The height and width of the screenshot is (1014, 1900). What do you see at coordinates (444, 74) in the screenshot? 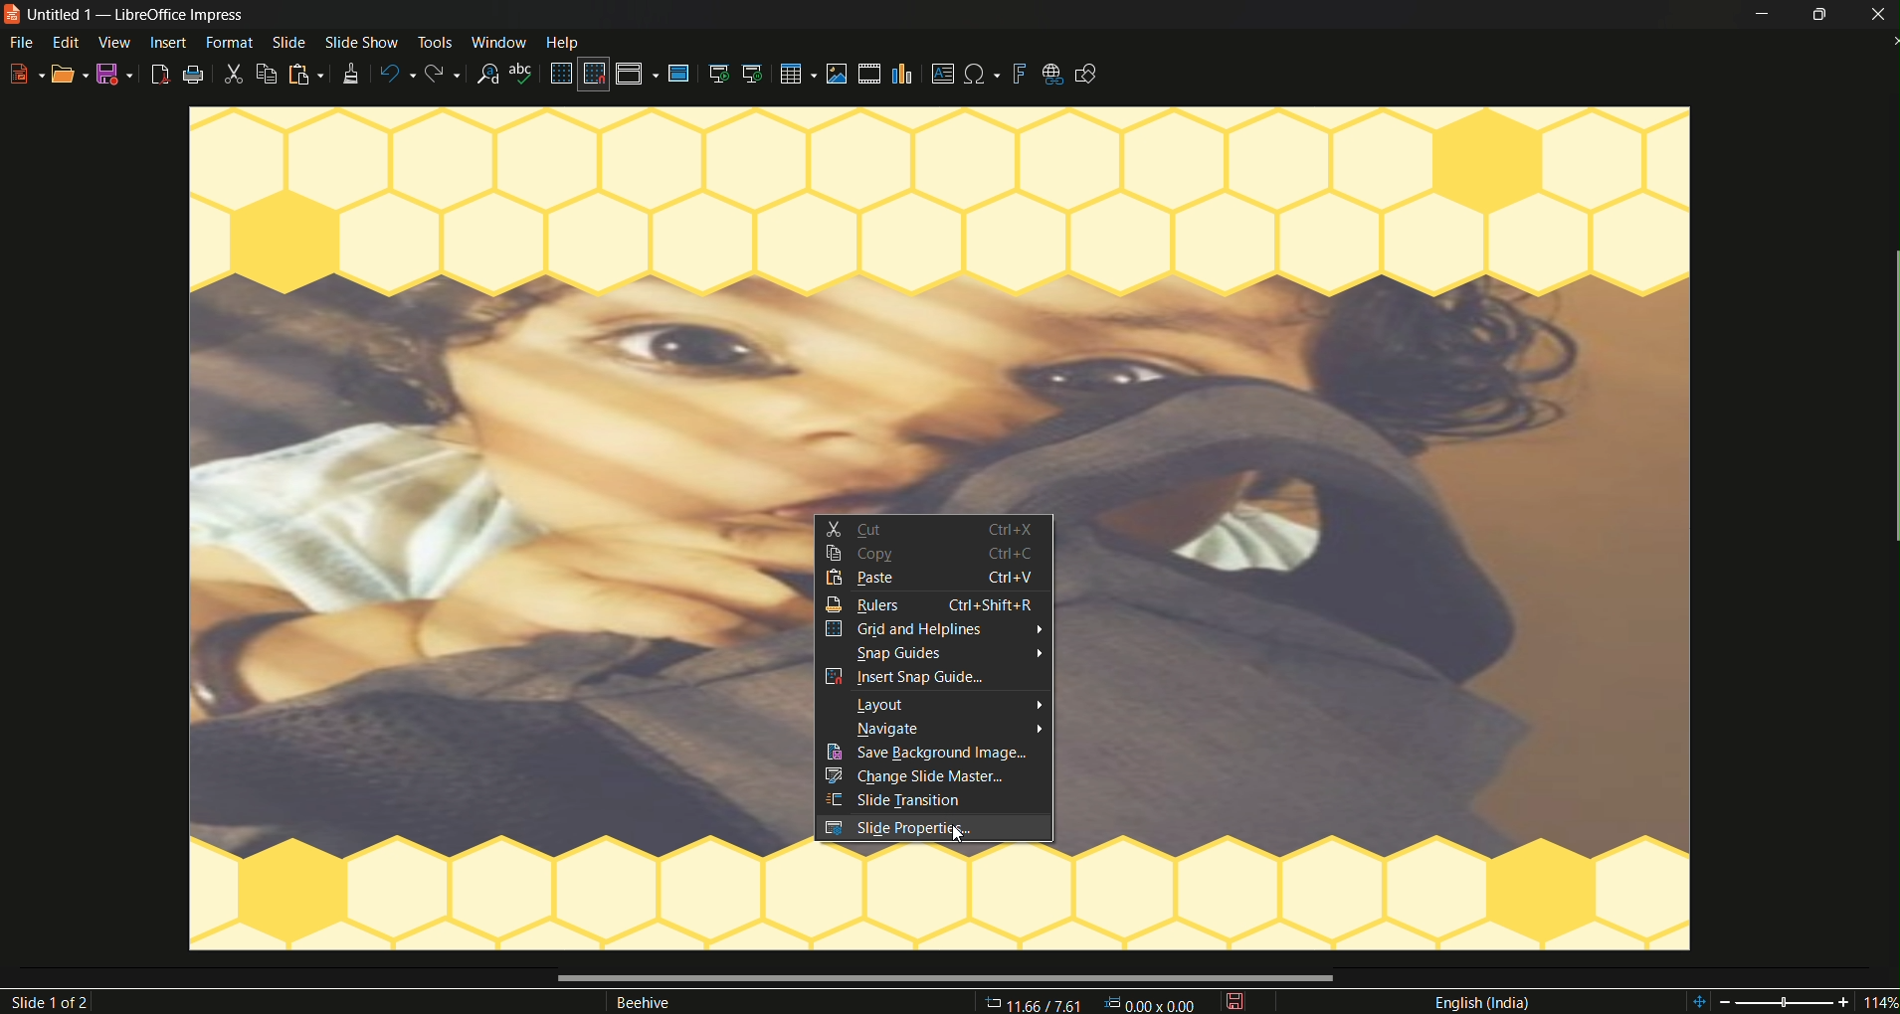
I see `redo` at bounding box center [444, 74].